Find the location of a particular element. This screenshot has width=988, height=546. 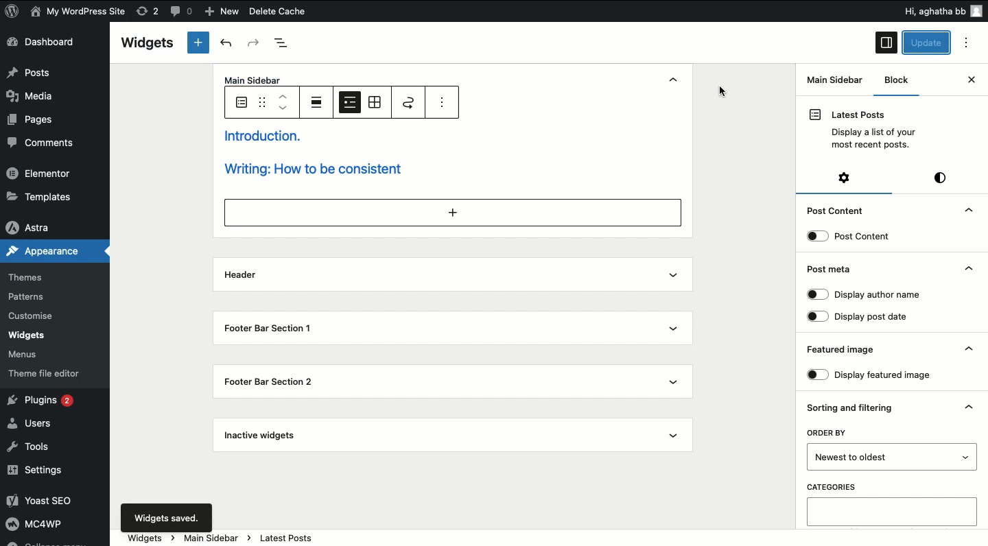

Order by newest to older is located at coordinates (893, 458).